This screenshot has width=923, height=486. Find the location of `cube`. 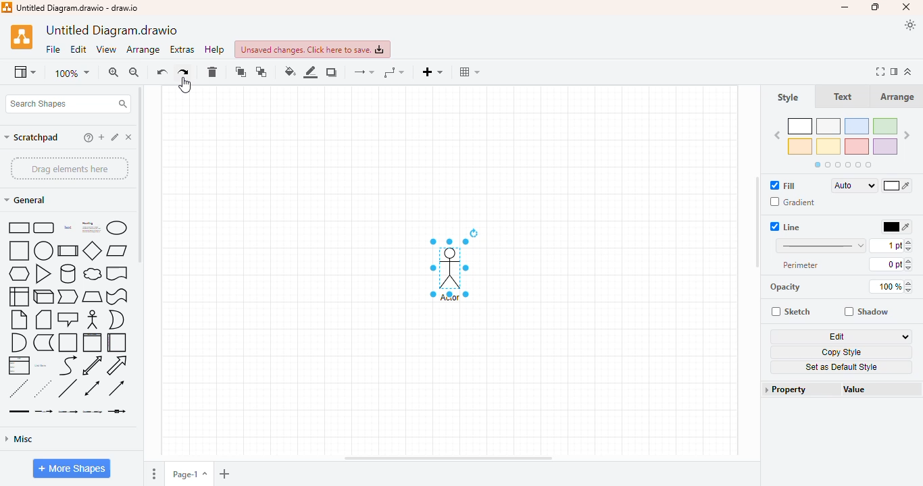

cube is located at coordinates (44, 297).